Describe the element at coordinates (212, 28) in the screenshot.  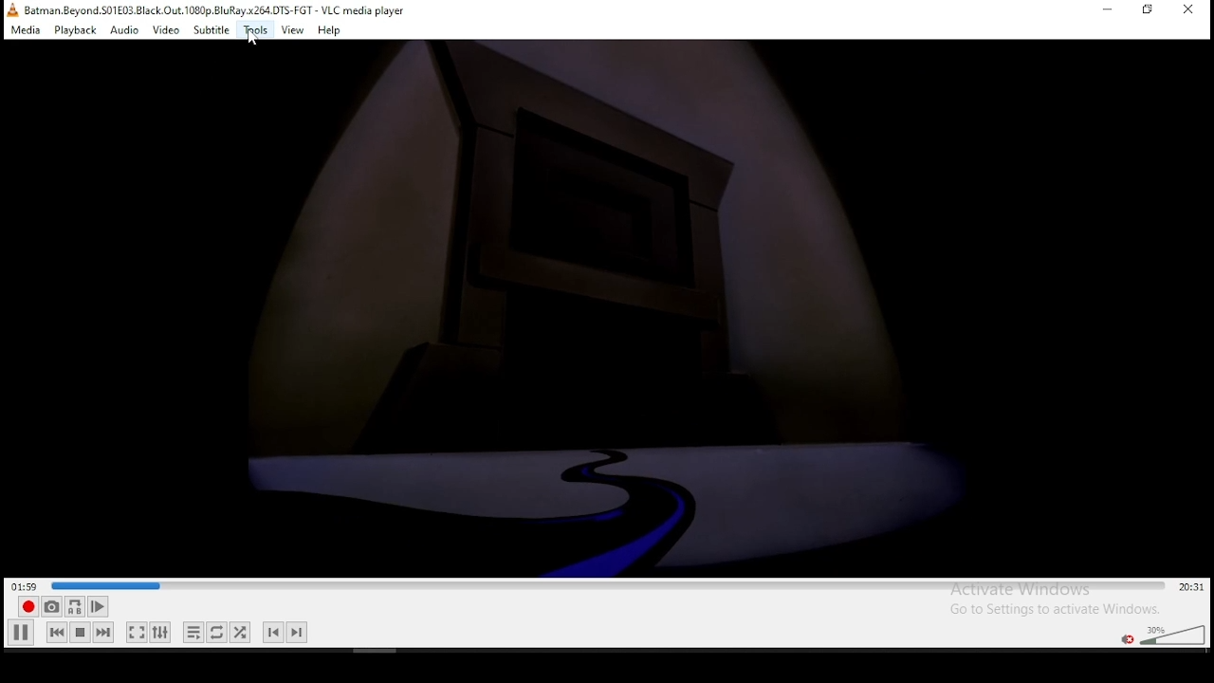
I see `subtitle` at that location.